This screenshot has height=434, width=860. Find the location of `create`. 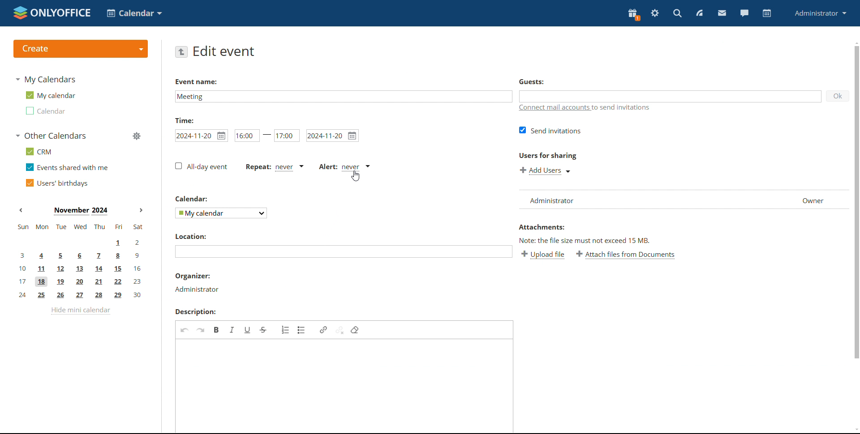

create is located at coordinates (81, 49).